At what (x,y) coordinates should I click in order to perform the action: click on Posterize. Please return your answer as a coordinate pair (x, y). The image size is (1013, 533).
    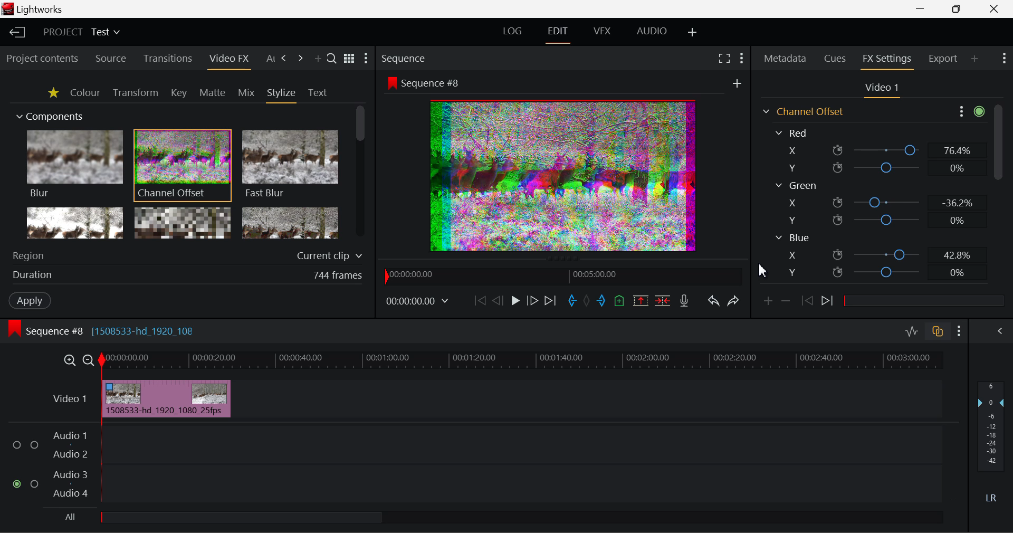
    Looking at the image, I should click on (290, 222).